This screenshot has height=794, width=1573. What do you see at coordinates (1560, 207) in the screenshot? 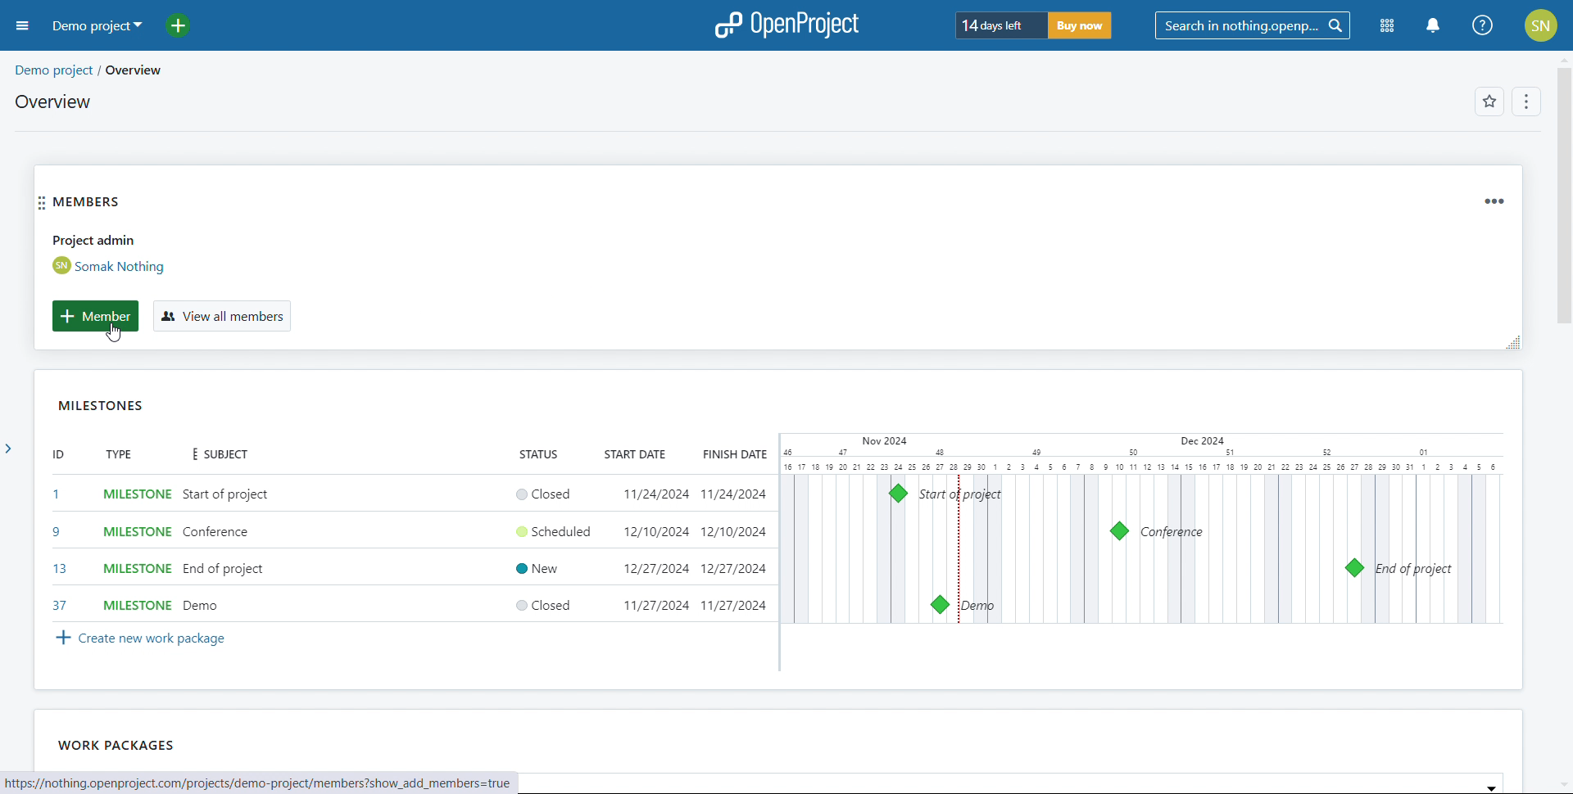
I see `vertical scroll bar` at bounding box center [1560, 207].